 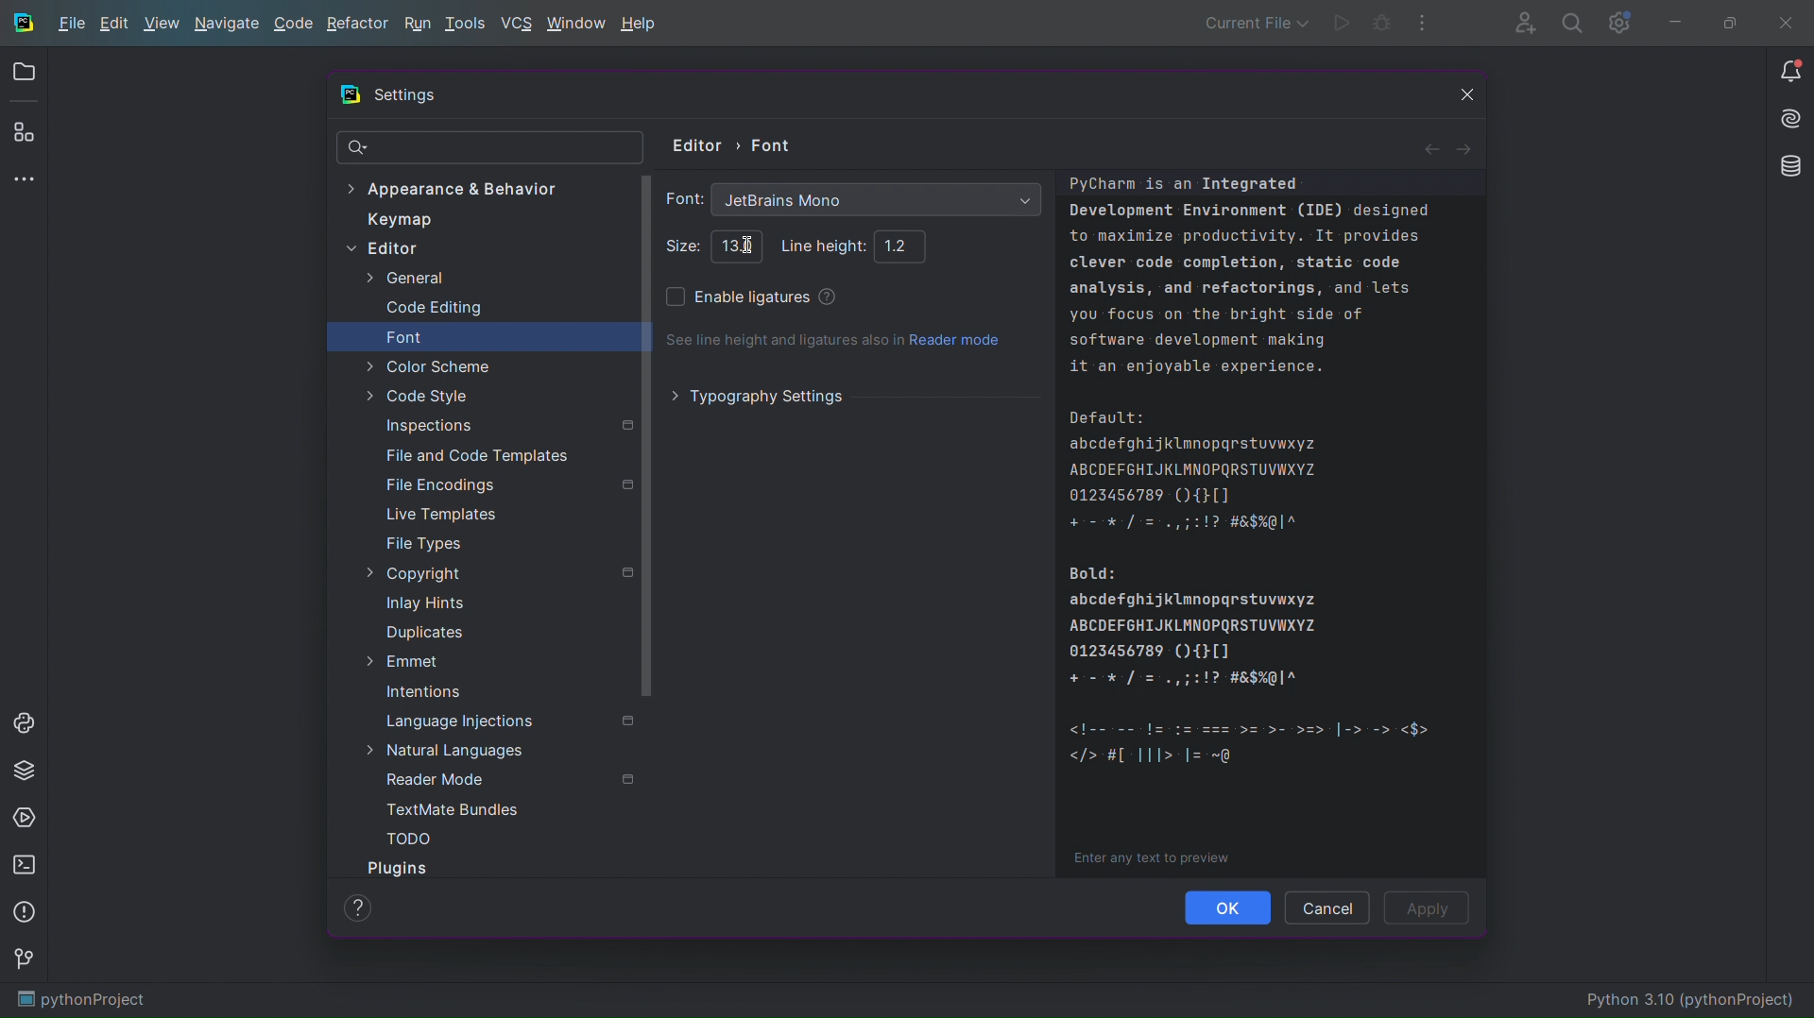 What do you see at coordinates (26, 770) in the screenshot?
I see `Python Packages` at bounding box center [26, 770].